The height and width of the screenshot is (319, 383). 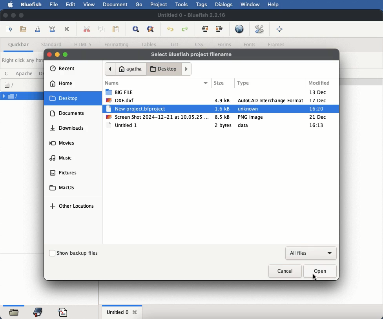 What do you see at coordinates (117, 313) in the screenshot?
I see `untitled 0` at bounding box center [117, 313].